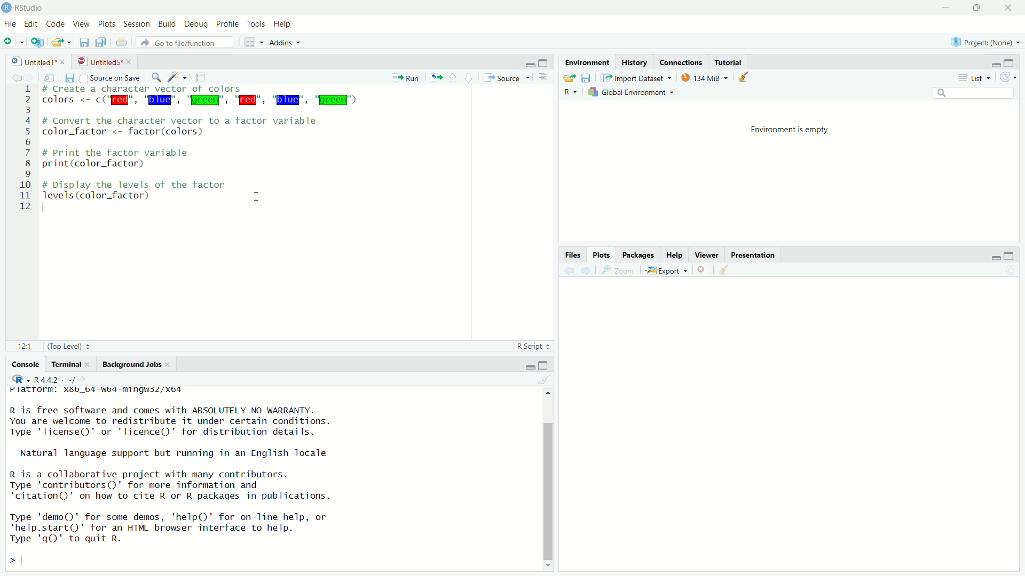  What do you see at coordinates (257, 22) in the screenshot?
I see `tools` at bounding box center [257, 22].